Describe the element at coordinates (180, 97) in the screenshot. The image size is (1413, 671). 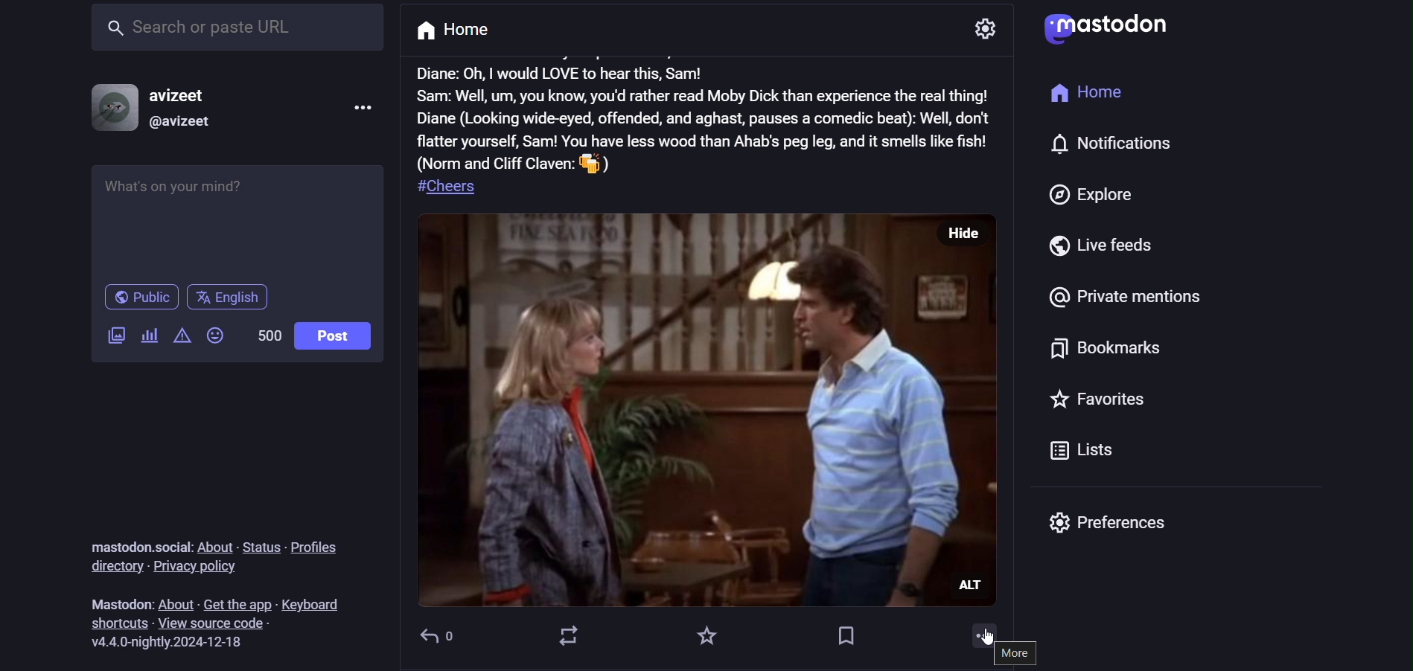
I see `avizeet` at that location.